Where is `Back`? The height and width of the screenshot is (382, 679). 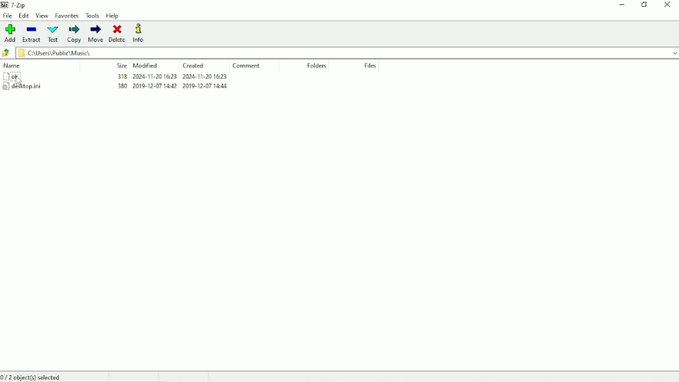
Back is located at coordinates (6, 52).